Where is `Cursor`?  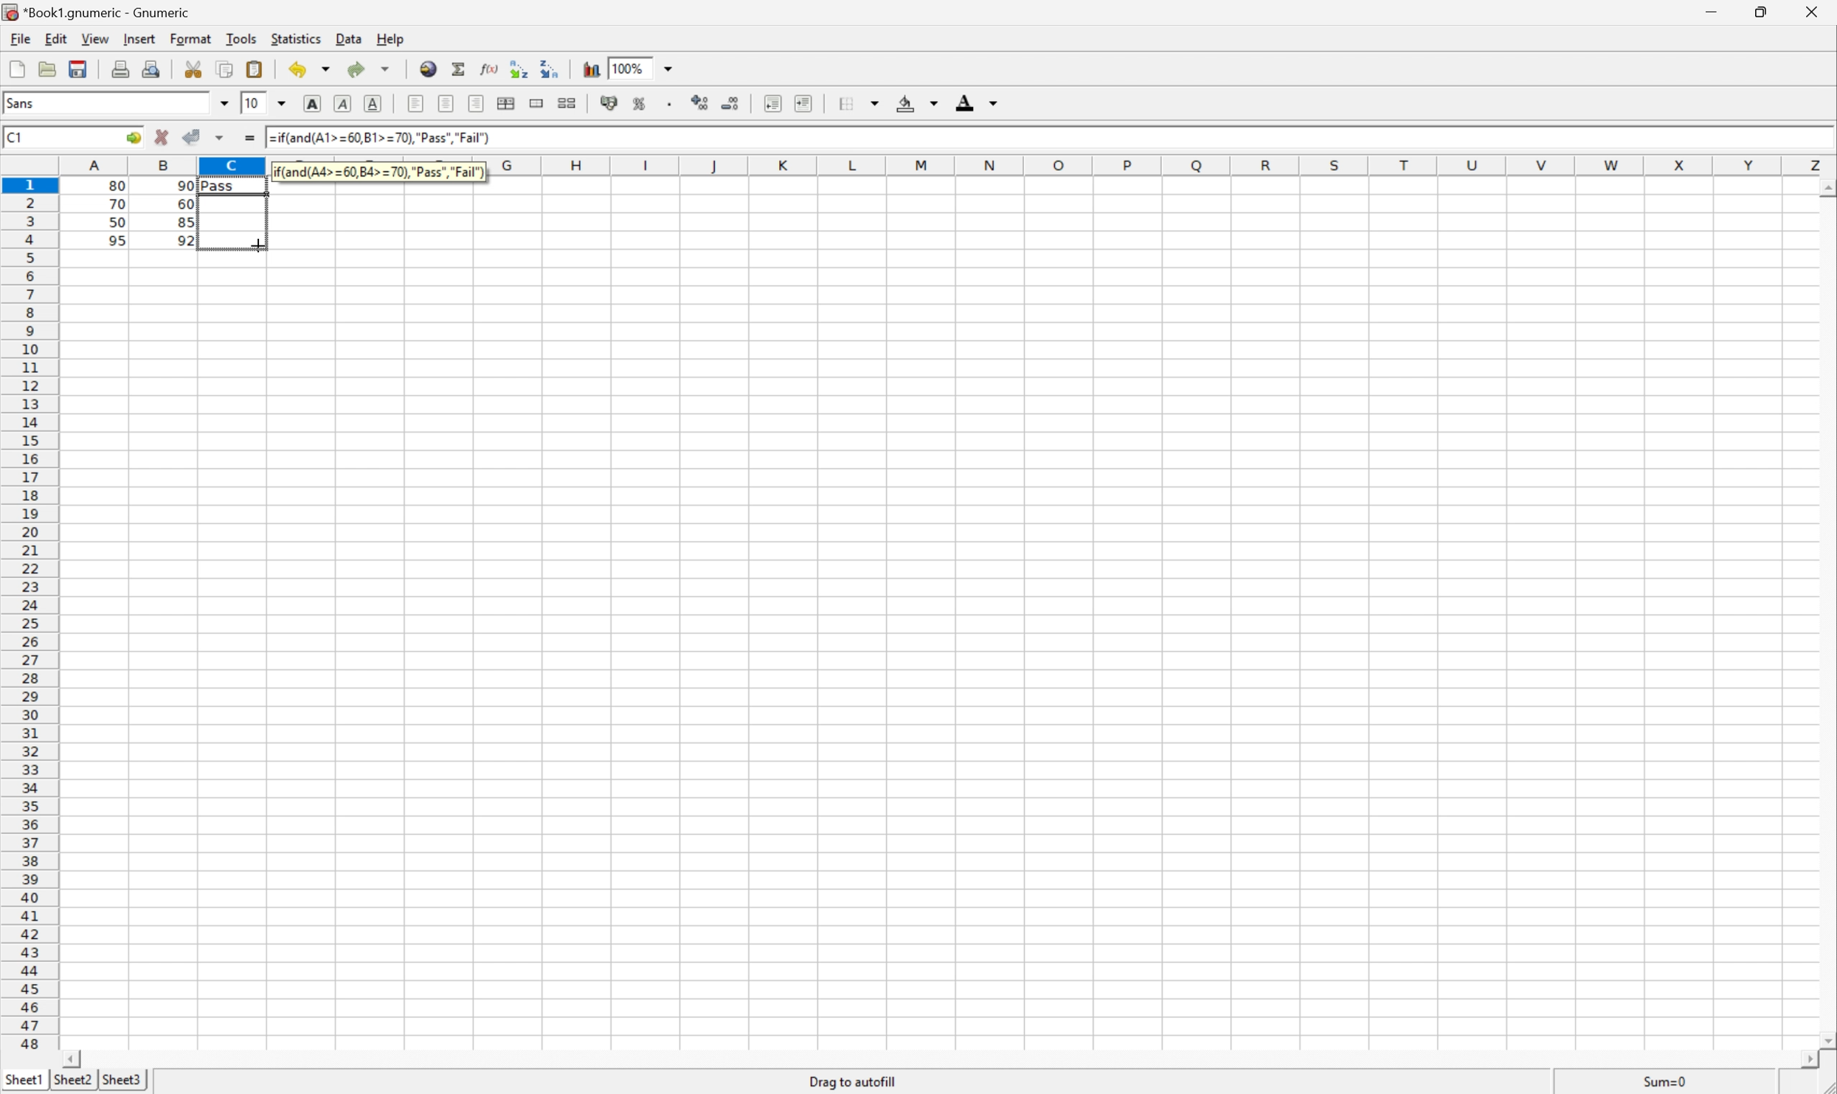 Cursor is located at coordinates (256, 243).